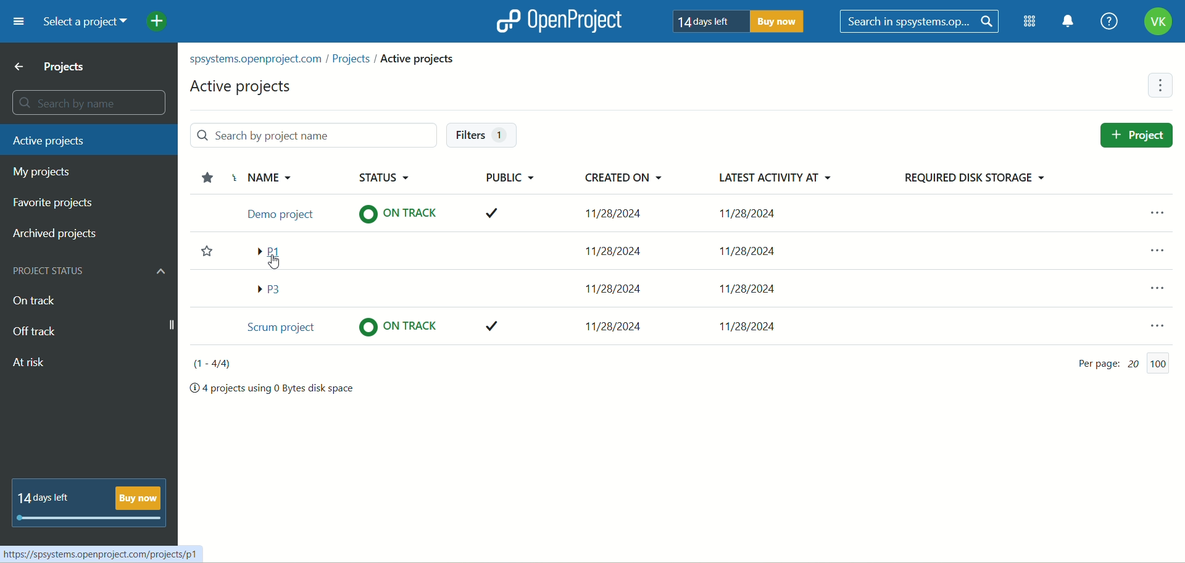 The height and width of the screenshot is (563, 1185). Describe the element at coordinates (609, 286) in the screenshot. I see `11/28/2024` at that location.